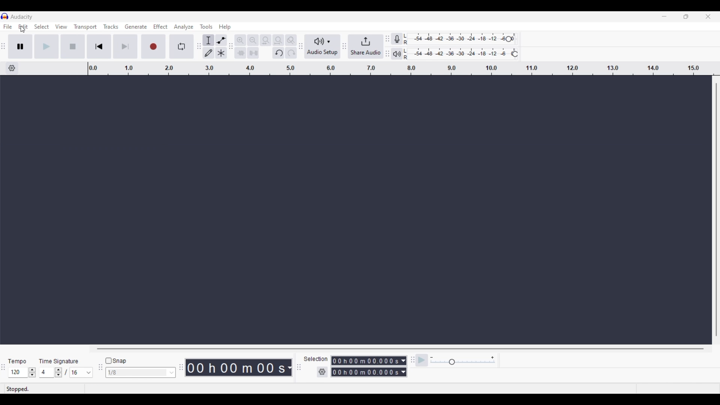 The height and width of the screenshot is (405, 720). I want to click on Cursor clicking on Edit menu, so click(23, 29).